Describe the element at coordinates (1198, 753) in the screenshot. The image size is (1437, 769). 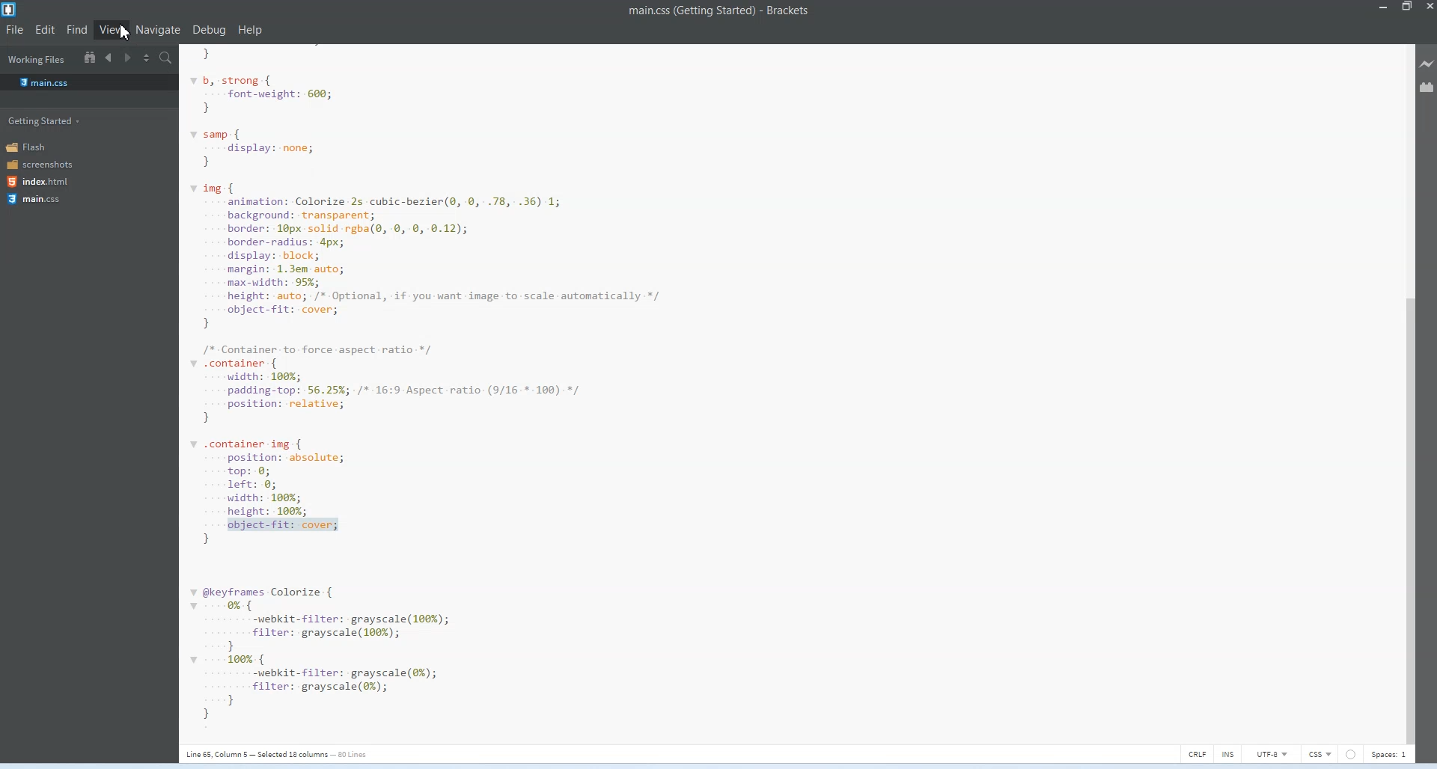
I see `CRLF` at that location.